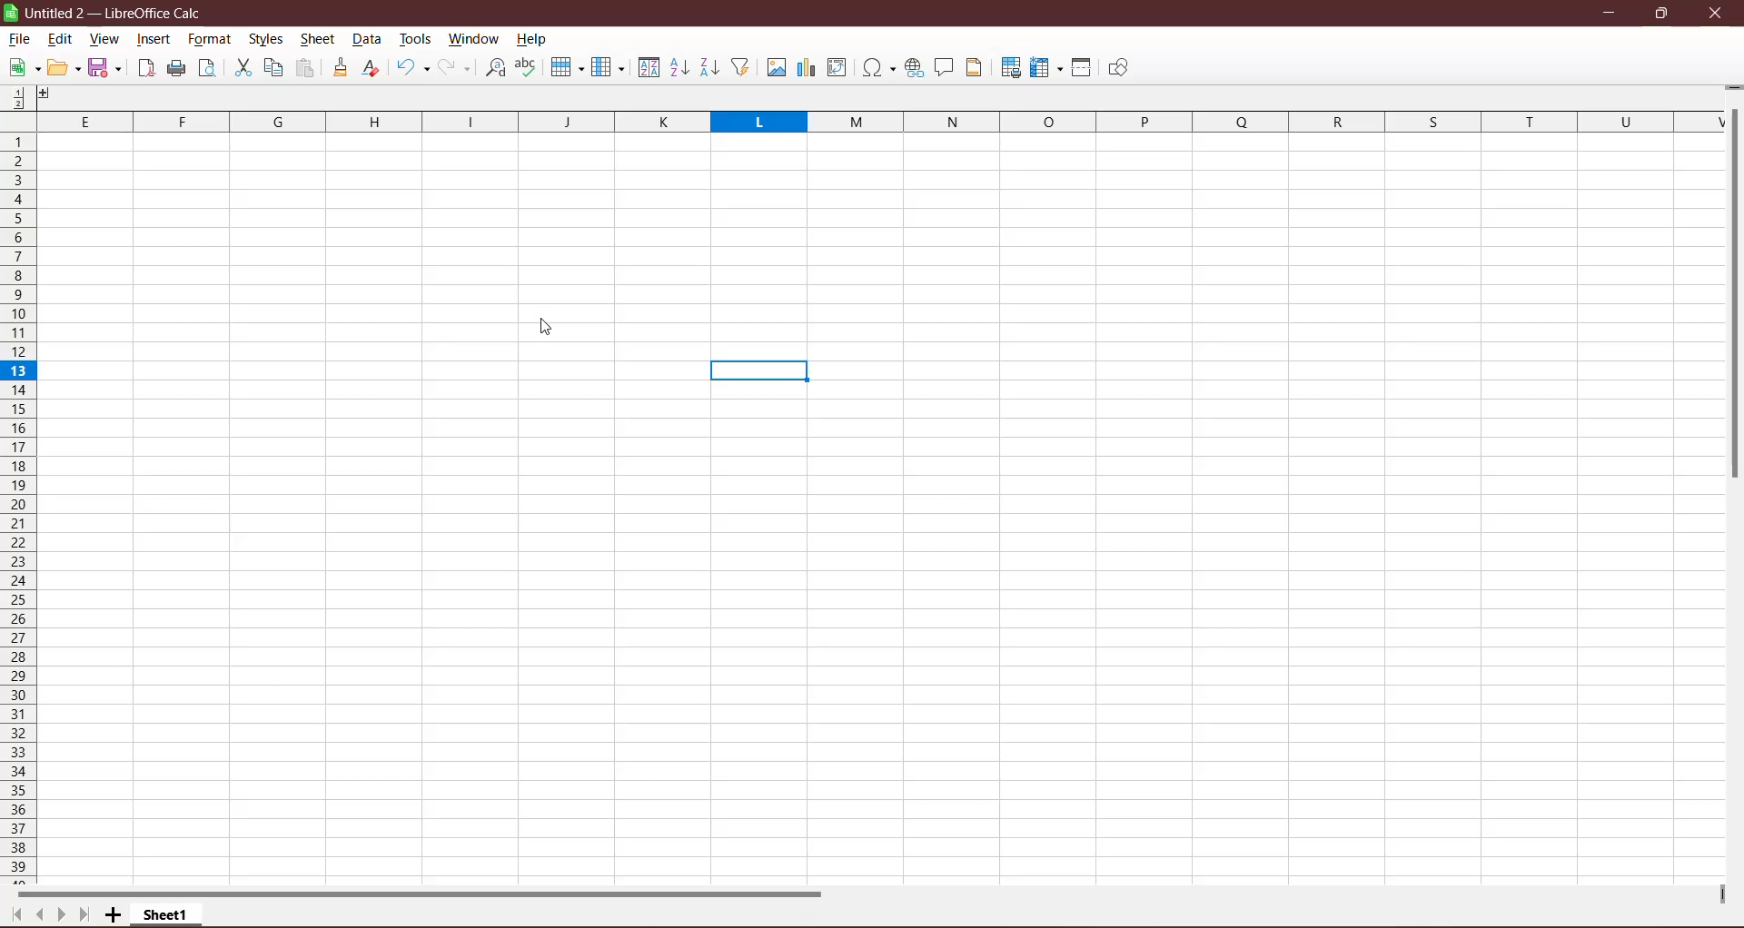 The image size is (1744, 928). What do you see at coordinates (647, 67) in the screenshot?
I see `Sort` at bounding box center [647, 67].